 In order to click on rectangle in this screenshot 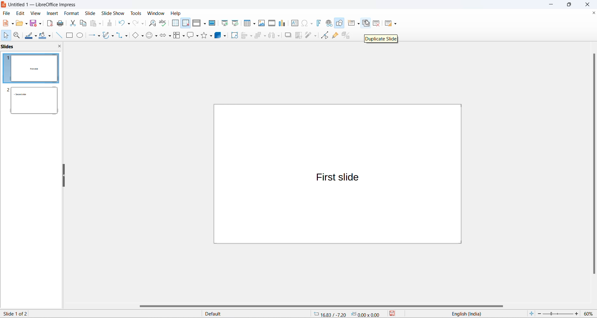, I will do `click(70, 36)`.